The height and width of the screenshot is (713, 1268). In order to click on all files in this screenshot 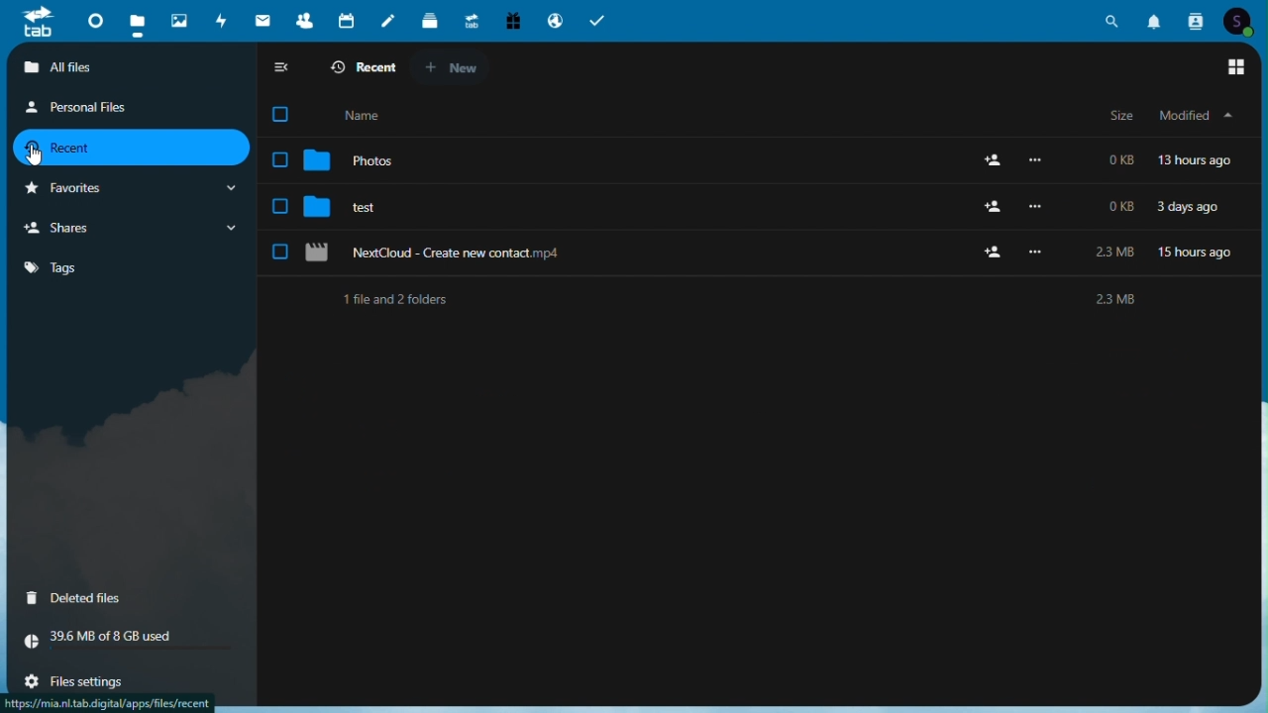, I will do `click(359, 70)`.